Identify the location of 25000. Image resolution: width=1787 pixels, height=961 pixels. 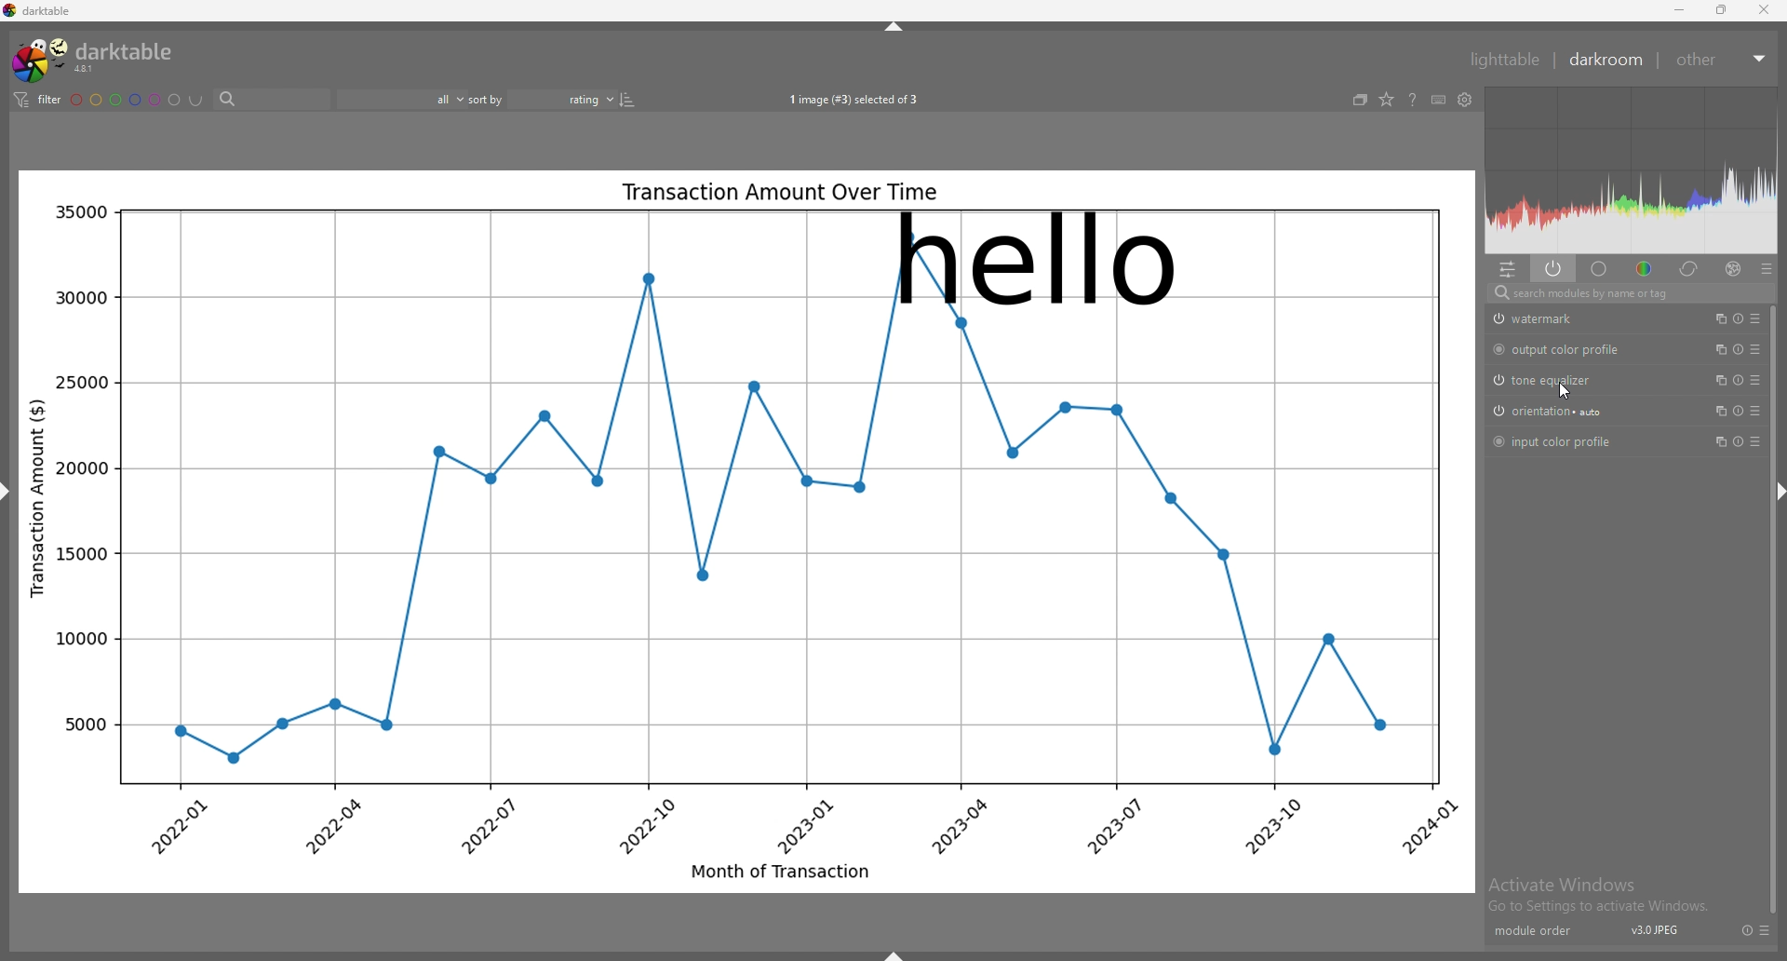
(81, 381).